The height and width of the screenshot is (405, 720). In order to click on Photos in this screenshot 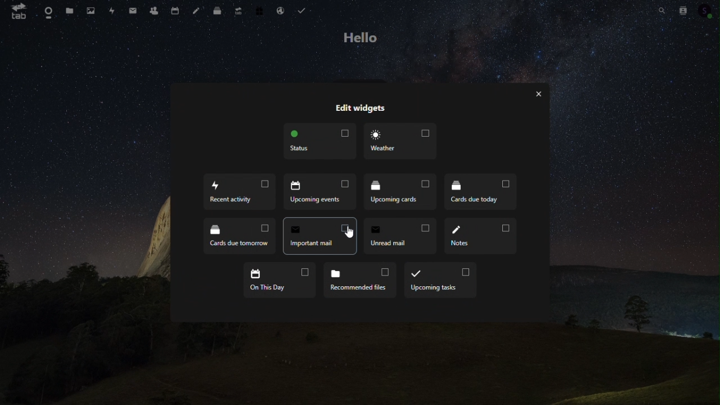, I will do `click(90, 10)`.